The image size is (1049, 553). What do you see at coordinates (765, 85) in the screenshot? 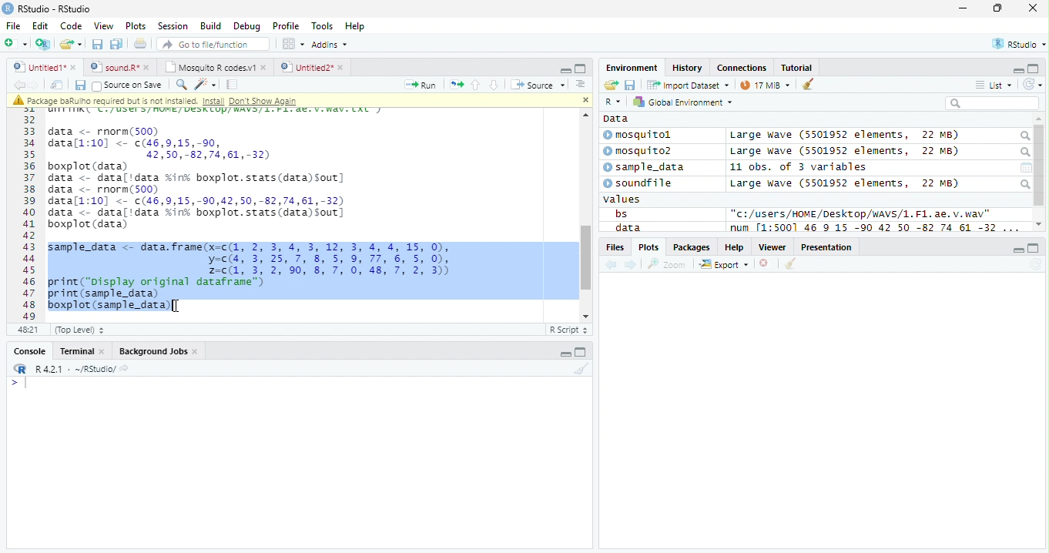
I see `17 MiB` at bounding box center [765, 85].